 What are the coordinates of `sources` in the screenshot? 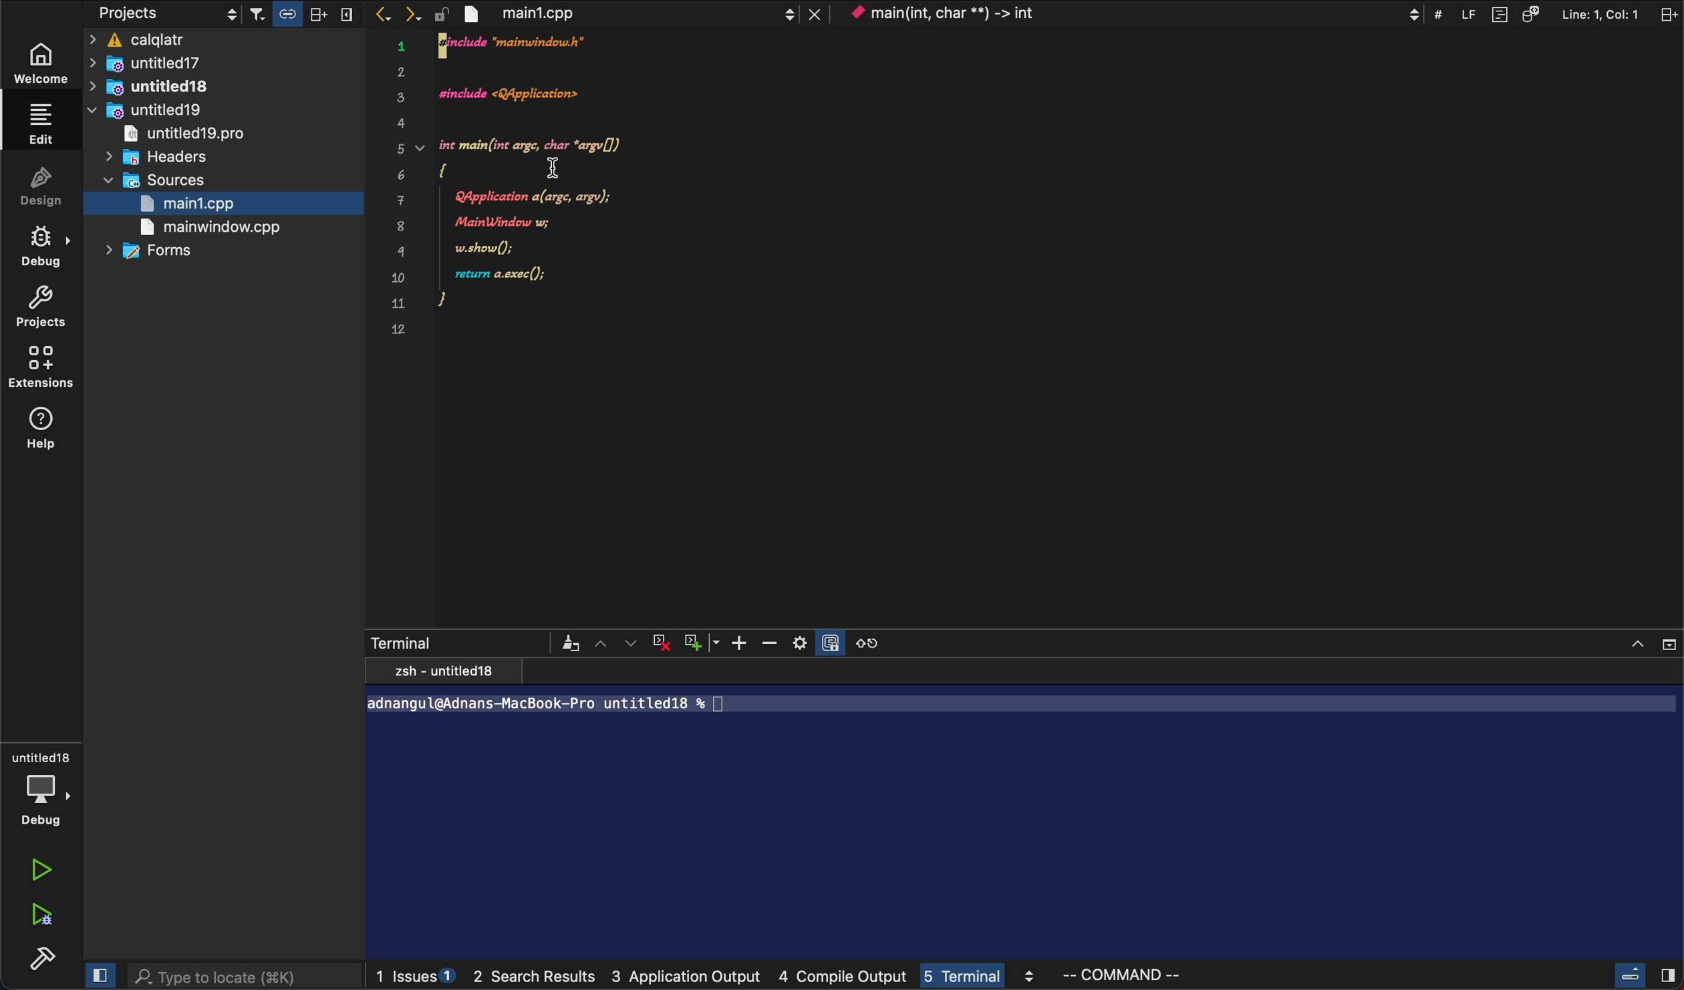 It's located at (158, 180).